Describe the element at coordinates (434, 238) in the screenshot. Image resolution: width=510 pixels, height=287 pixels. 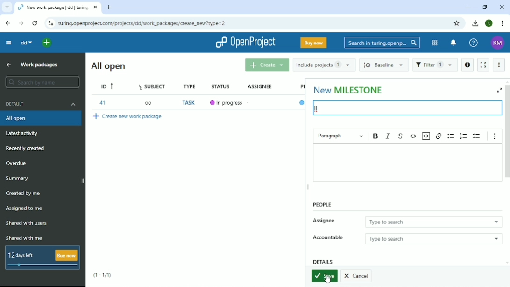
I see `type to search` at that location.